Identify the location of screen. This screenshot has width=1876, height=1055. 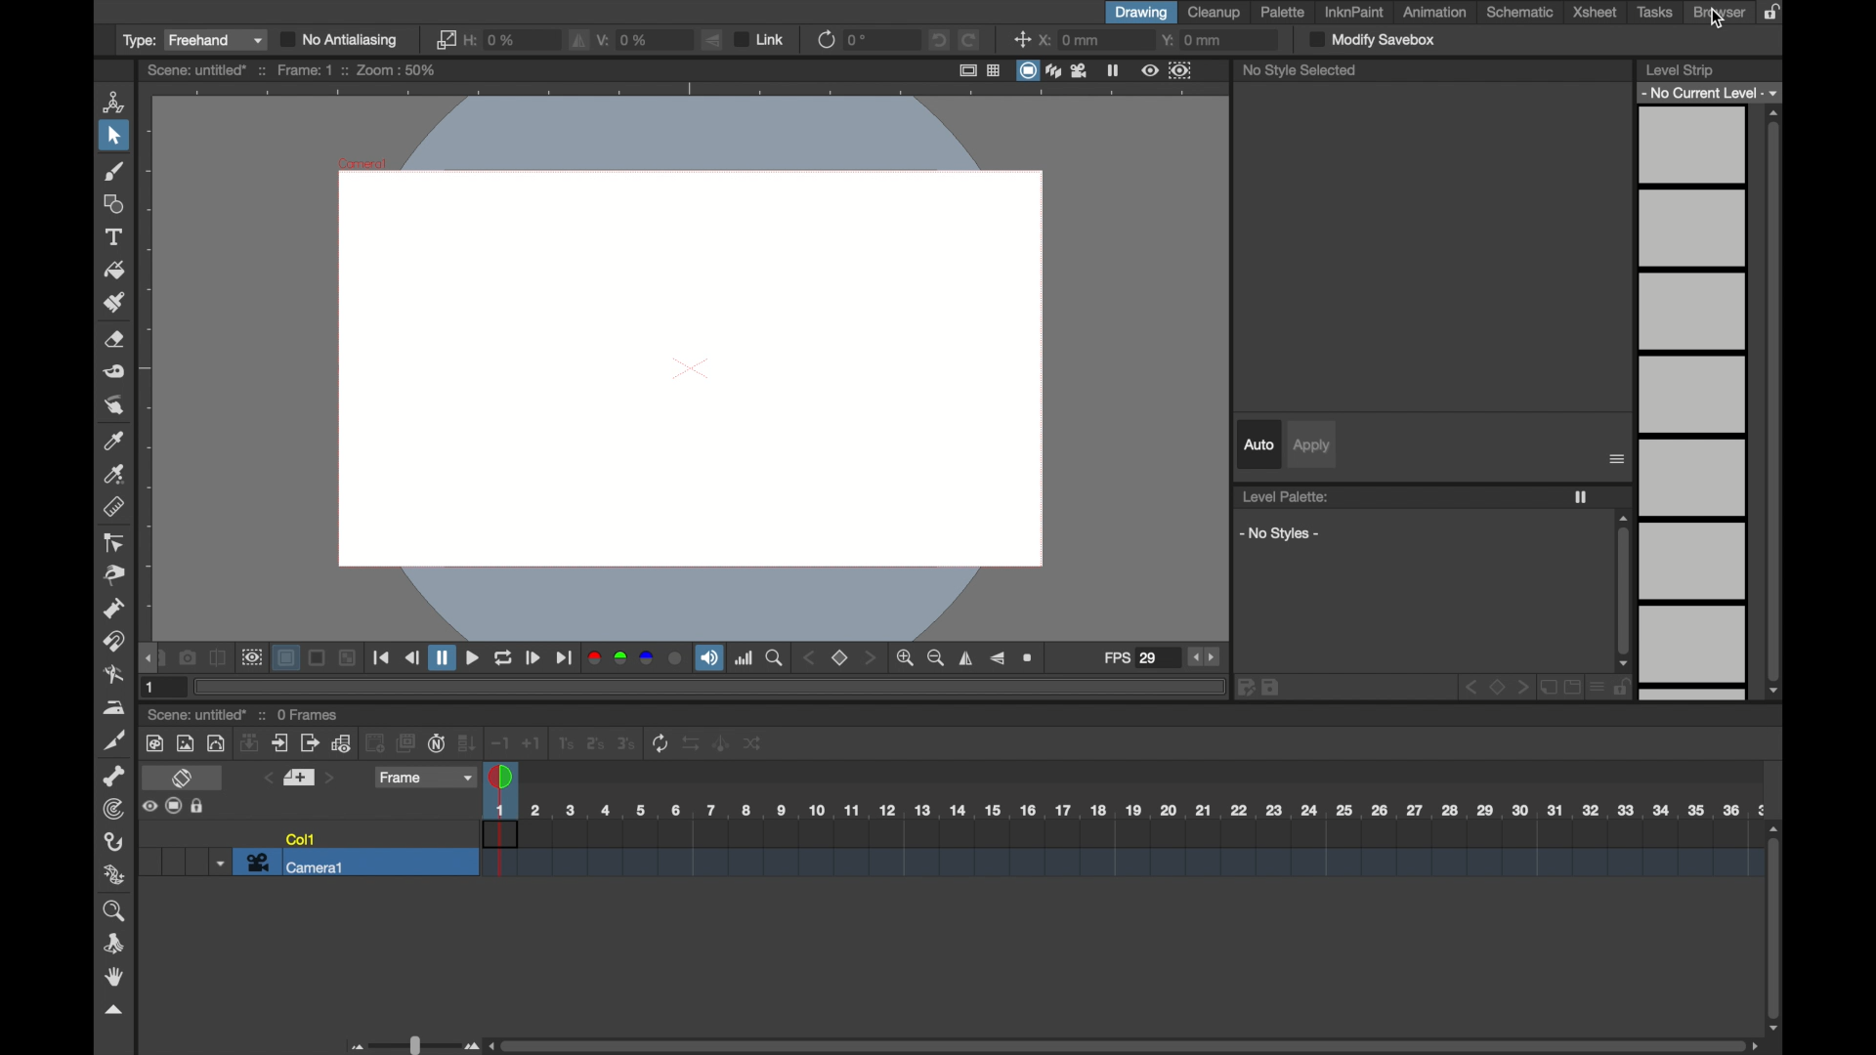
(174, 805).